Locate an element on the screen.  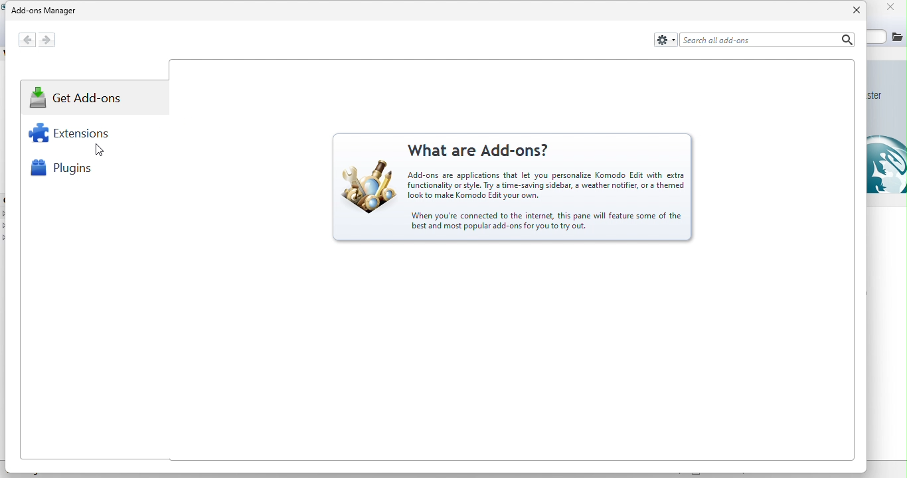
setting is located at coordinates (665, 39).